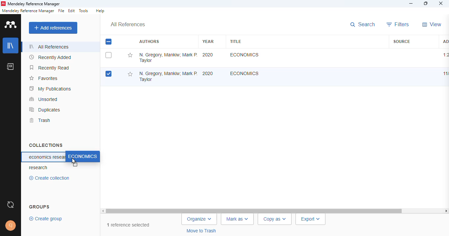 This screenshot has height=236, width=449. I want to click on add this reference to favorites, so click(130, 74).